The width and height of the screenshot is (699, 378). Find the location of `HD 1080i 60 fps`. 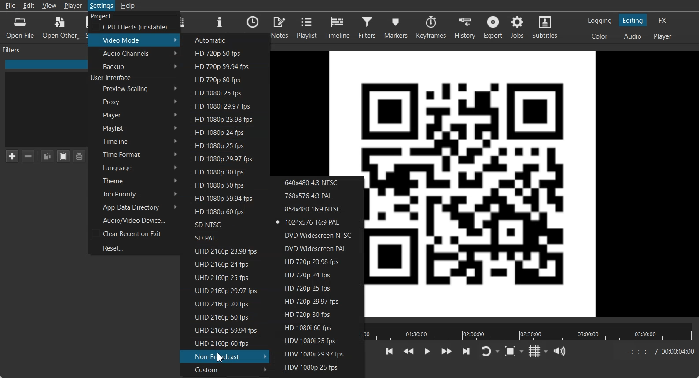

HD 1080i 60 fps is located at coordinates (318, 328).